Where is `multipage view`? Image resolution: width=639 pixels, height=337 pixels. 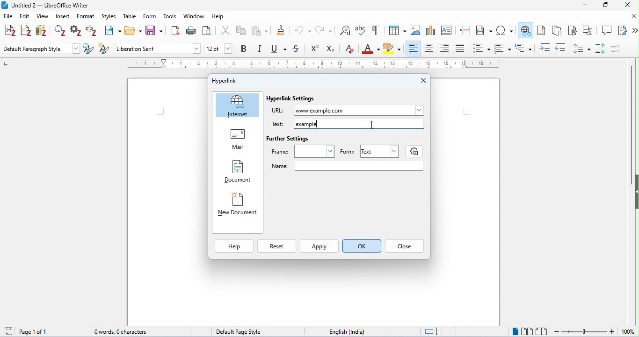 multipage view is located at coordinates (526, 331).